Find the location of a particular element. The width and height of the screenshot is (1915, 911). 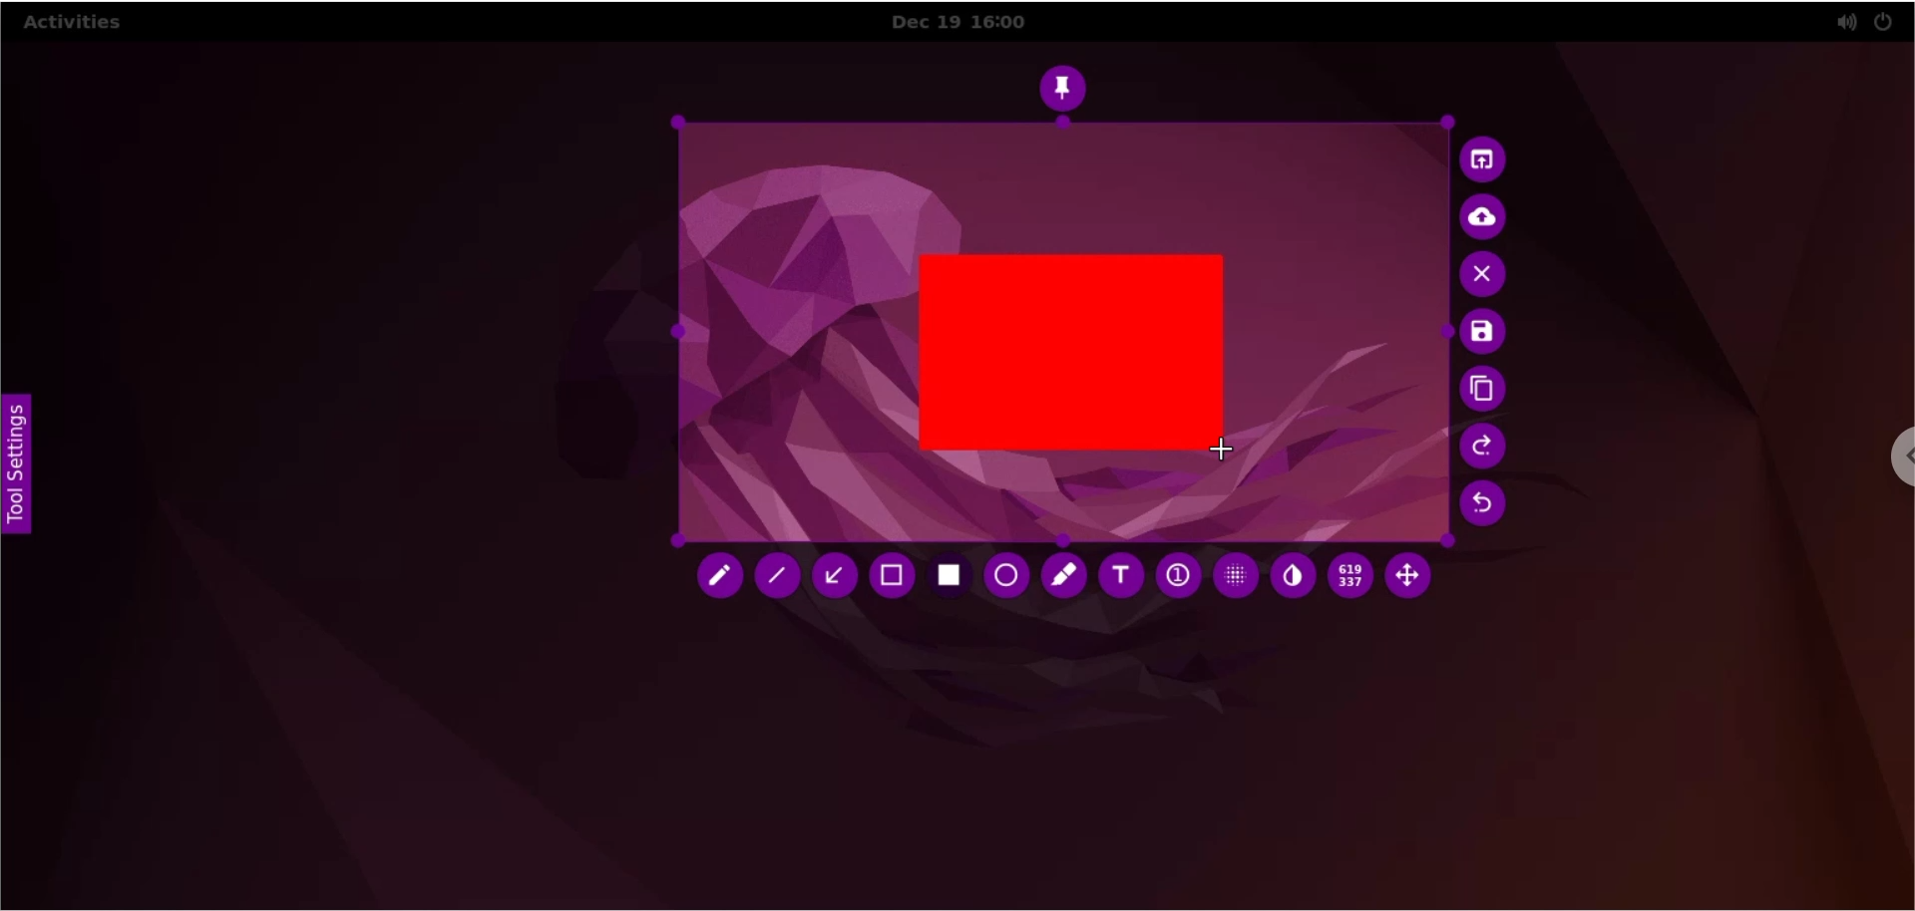

tool settings is located at coordinates (23, 464).